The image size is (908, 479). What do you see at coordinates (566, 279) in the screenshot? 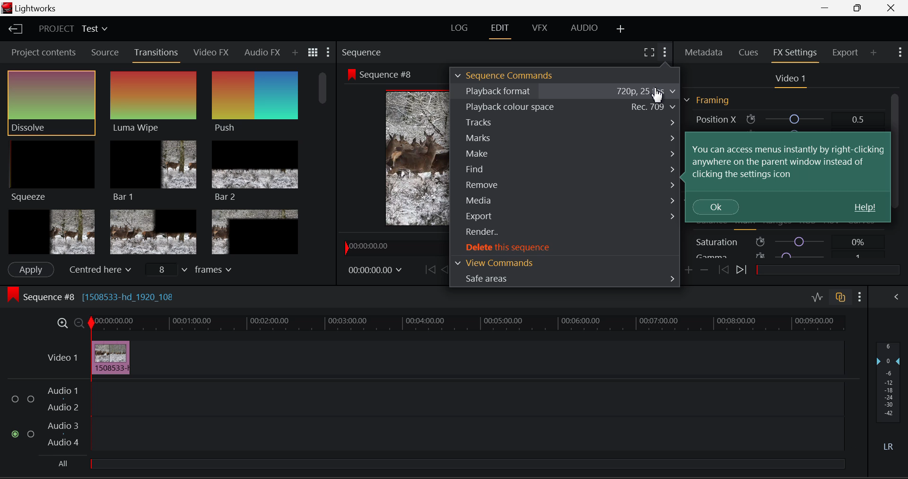
I see `Safe areas` at bounding box center [566, 279].